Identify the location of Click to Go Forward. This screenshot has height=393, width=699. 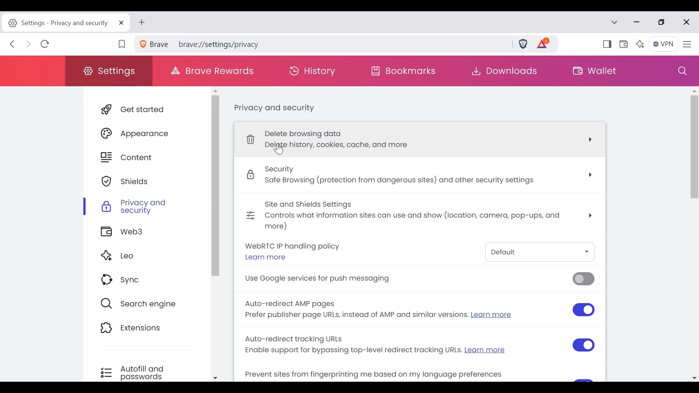
(29, 45).